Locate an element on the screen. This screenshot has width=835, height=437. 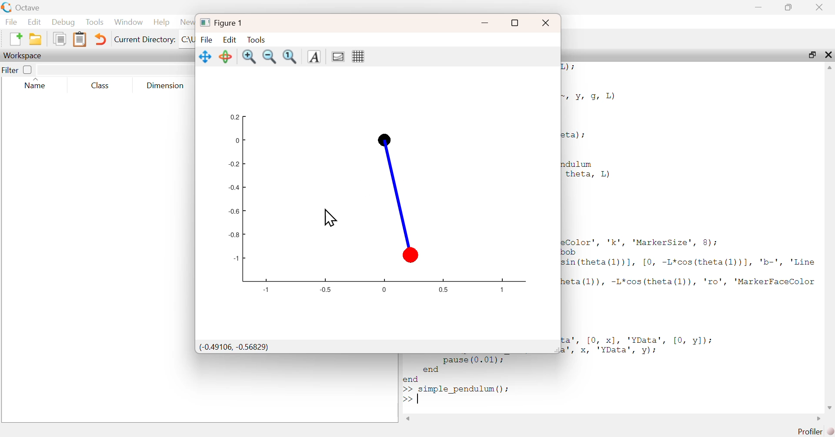
copy is located at coordinates (61, 38).